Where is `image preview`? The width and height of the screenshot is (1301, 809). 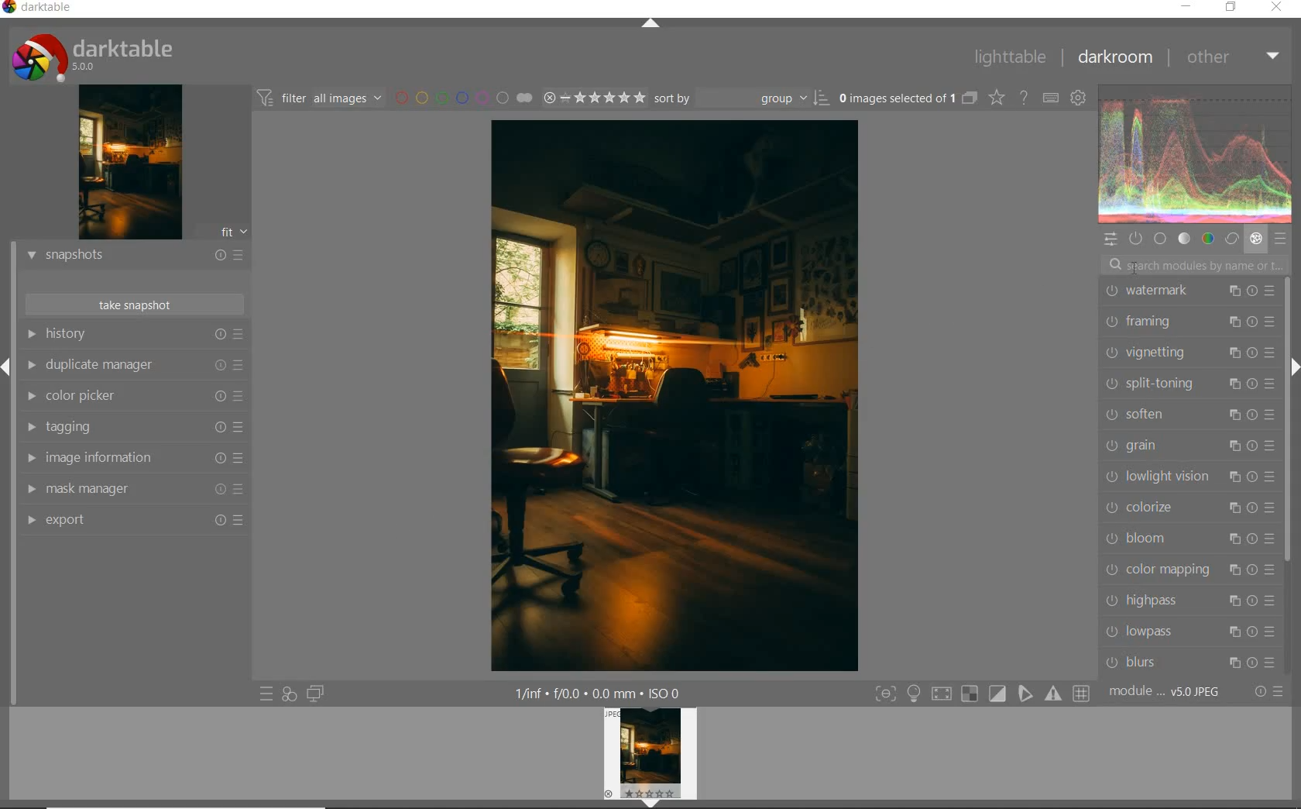
image preview is located at coordinates (650, 758).